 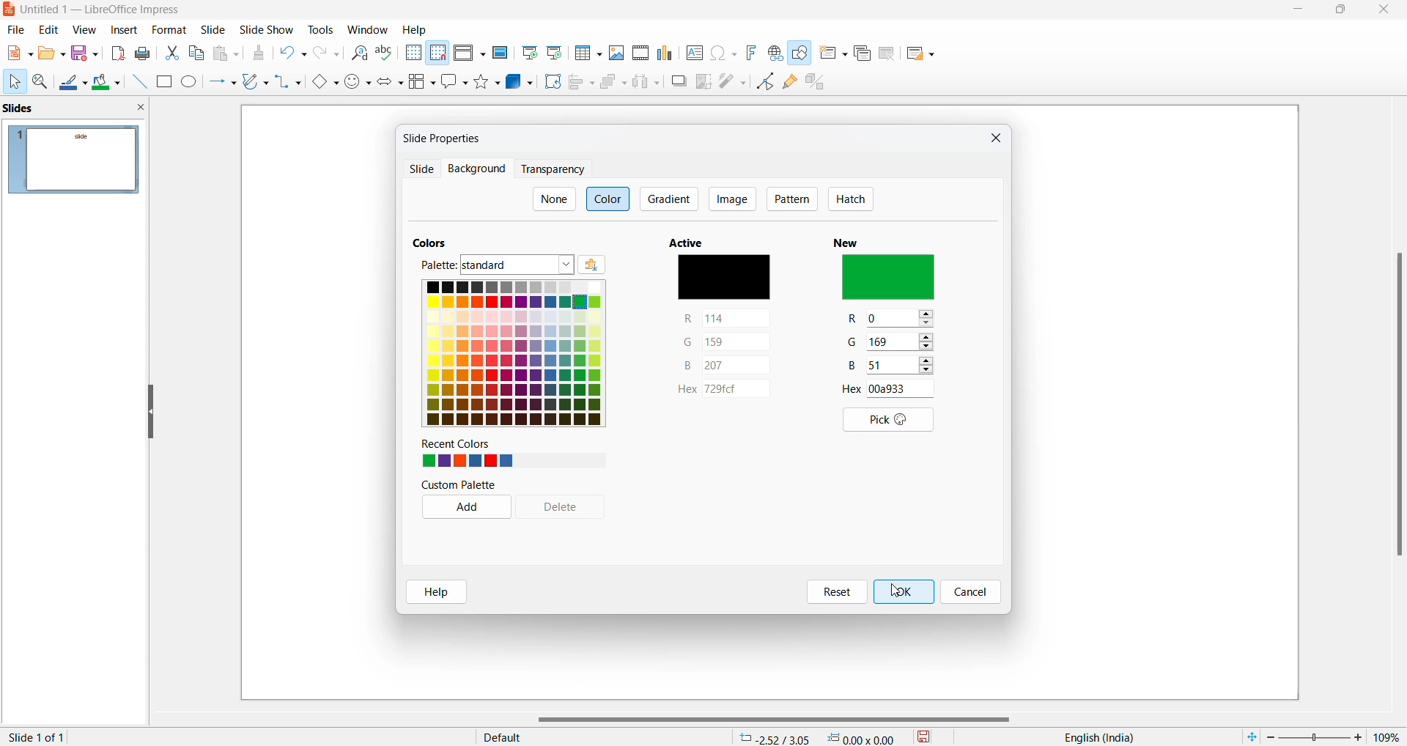 I want to click on color palette, so click(x=512, y=353).